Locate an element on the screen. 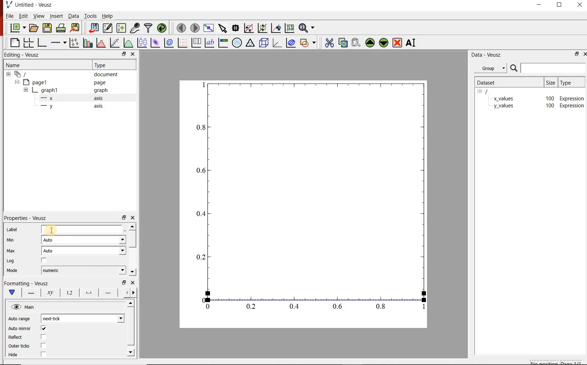  capture remote data is located at coordinates (135, 28).